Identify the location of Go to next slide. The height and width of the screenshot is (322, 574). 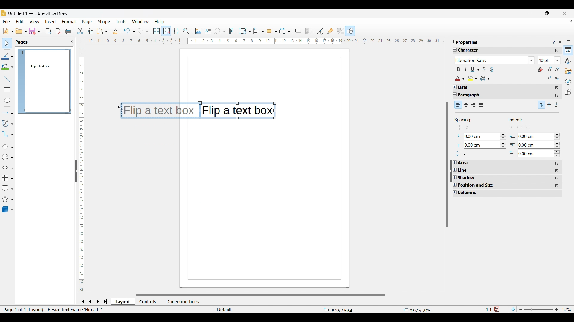
(97, 301).